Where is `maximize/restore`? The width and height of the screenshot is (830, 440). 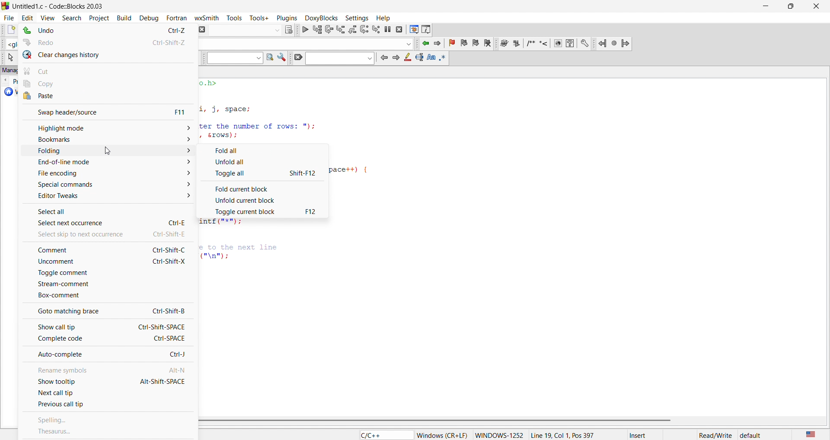
maximize/restore is located at coordinates (788, 7).